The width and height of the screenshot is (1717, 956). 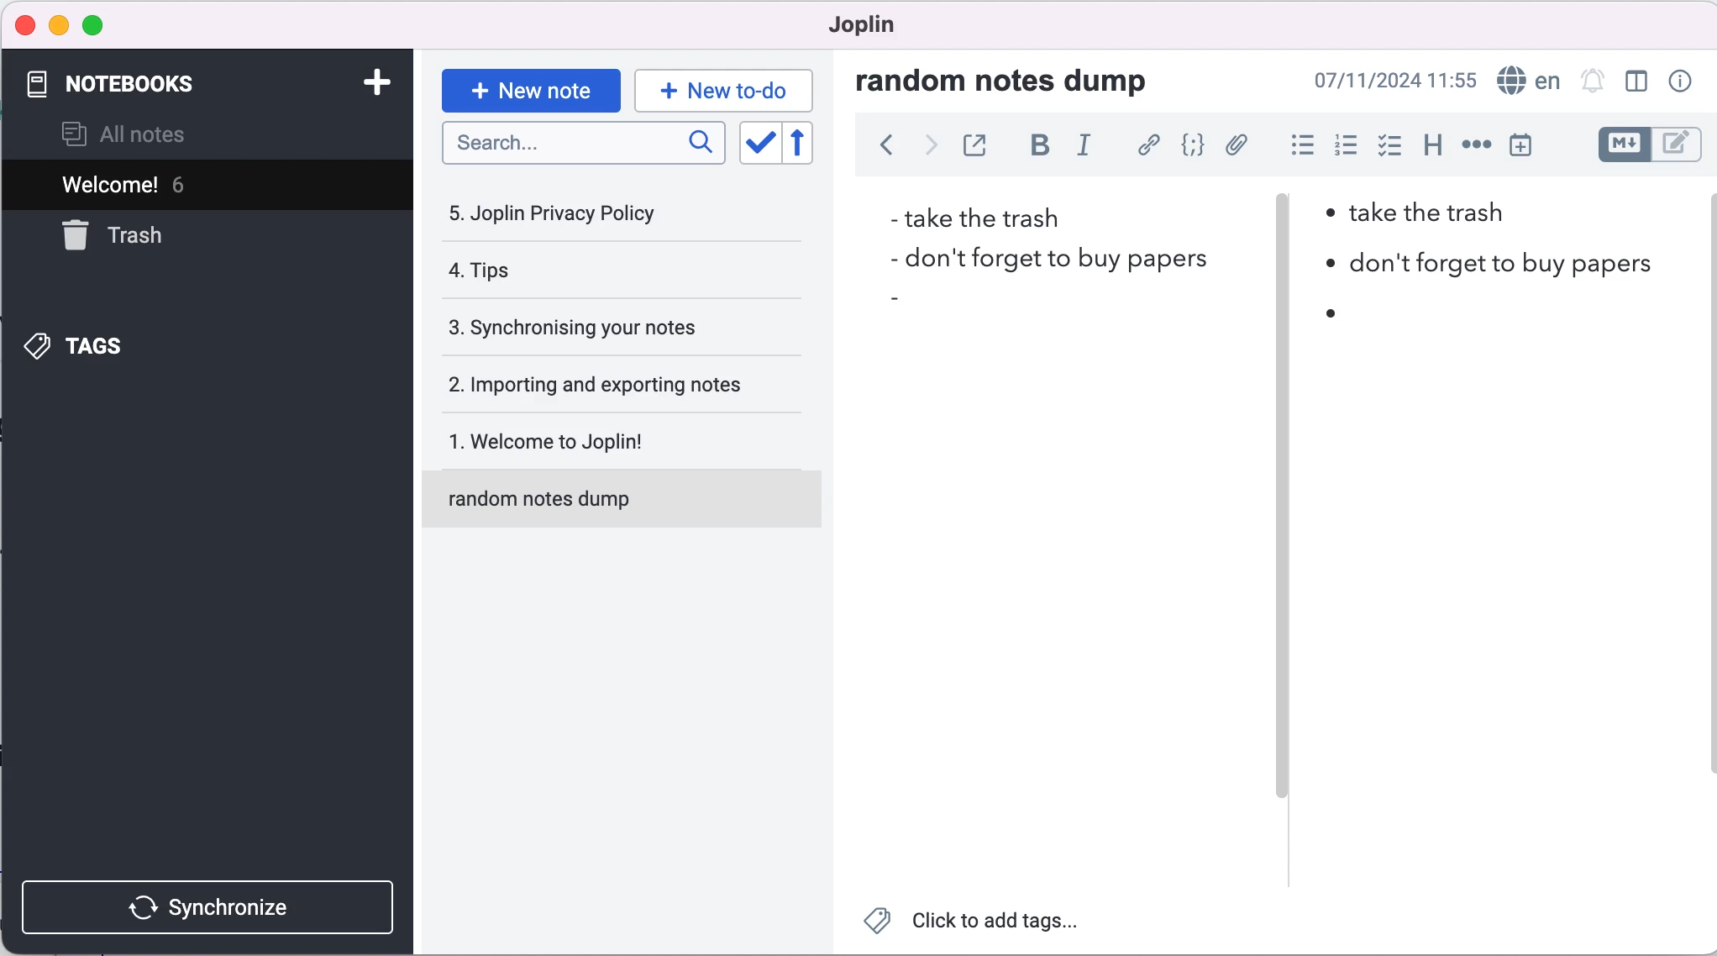 What do you see at coordinates (24, 24) in the screenshot?
I see `close` at bounding box center [24, 24].